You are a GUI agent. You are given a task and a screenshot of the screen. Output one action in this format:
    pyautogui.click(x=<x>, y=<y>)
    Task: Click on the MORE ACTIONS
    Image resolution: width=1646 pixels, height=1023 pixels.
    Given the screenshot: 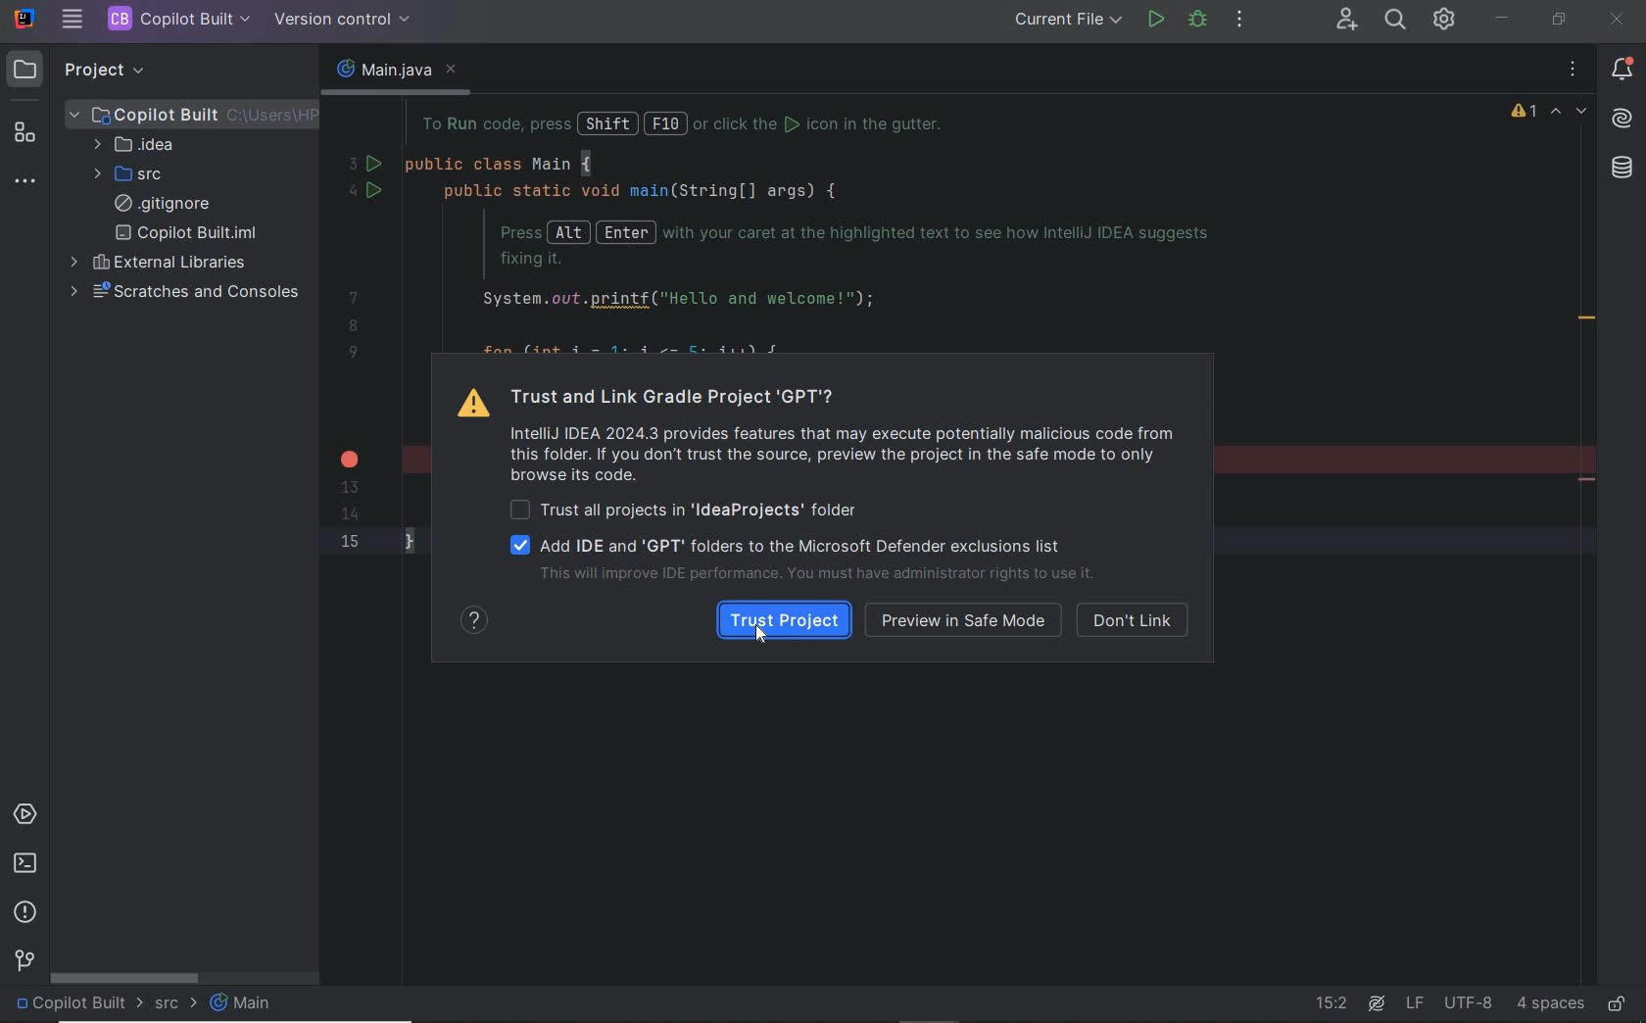 What is the action you would take?
    pyautogui.click(x=1239, y=22)
    